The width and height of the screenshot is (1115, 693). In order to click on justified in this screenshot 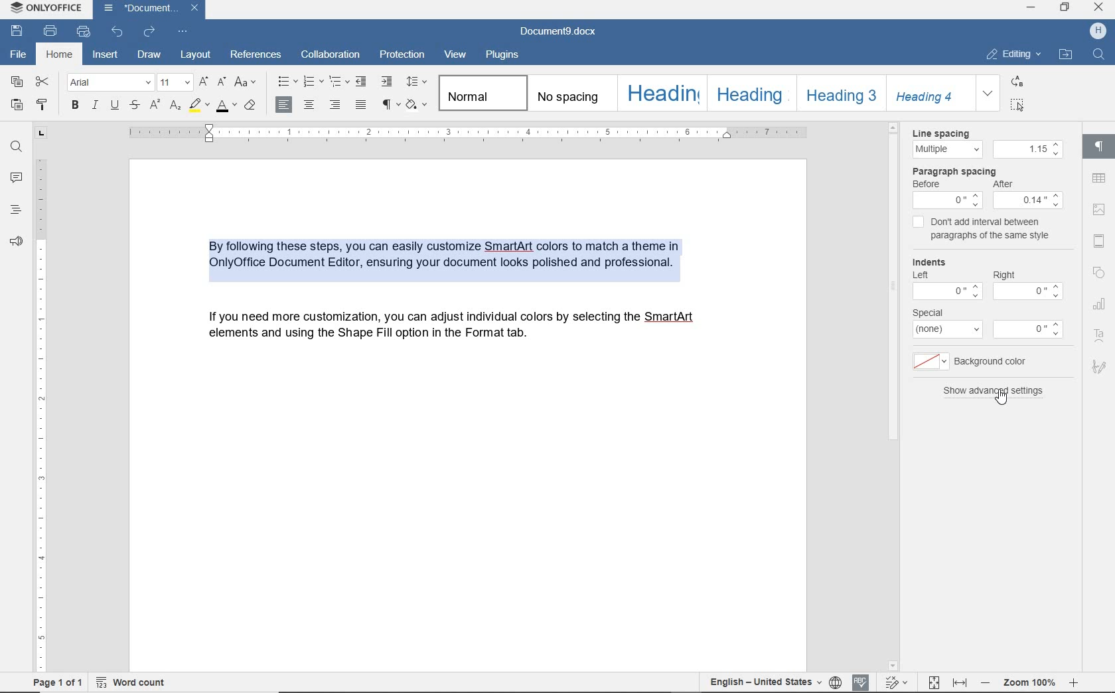, I will do `click(358, 106)`.